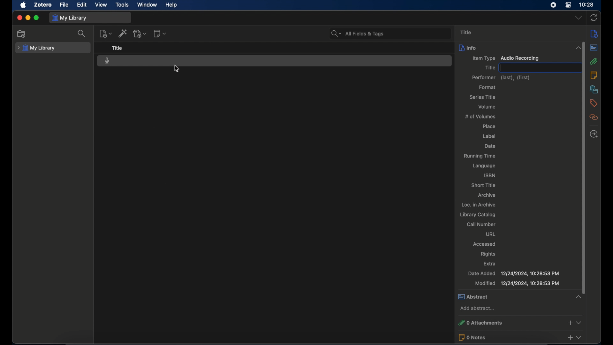  I want to click on series title, so click(483, 97).